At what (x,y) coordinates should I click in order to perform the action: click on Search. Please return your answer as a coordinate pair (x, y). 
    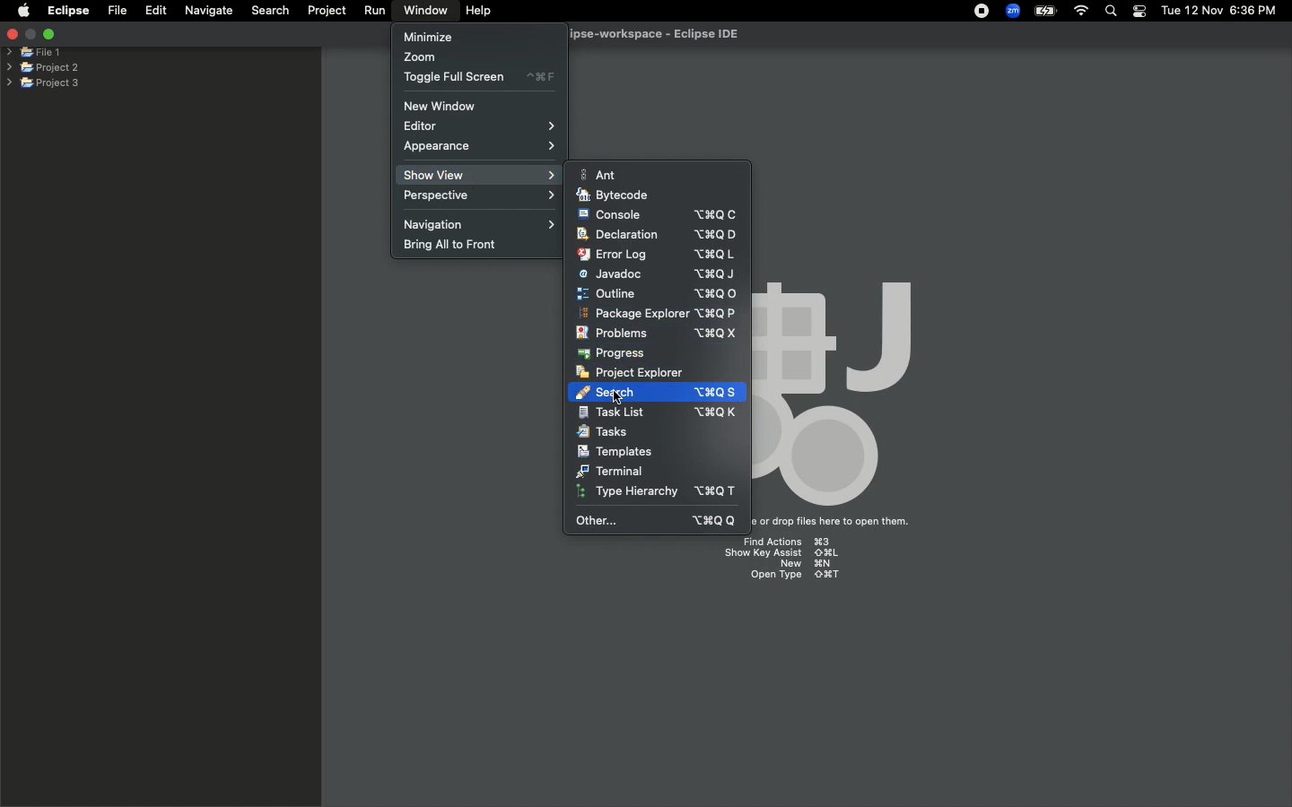
    Looking at the image, I should click on (1112, 13).